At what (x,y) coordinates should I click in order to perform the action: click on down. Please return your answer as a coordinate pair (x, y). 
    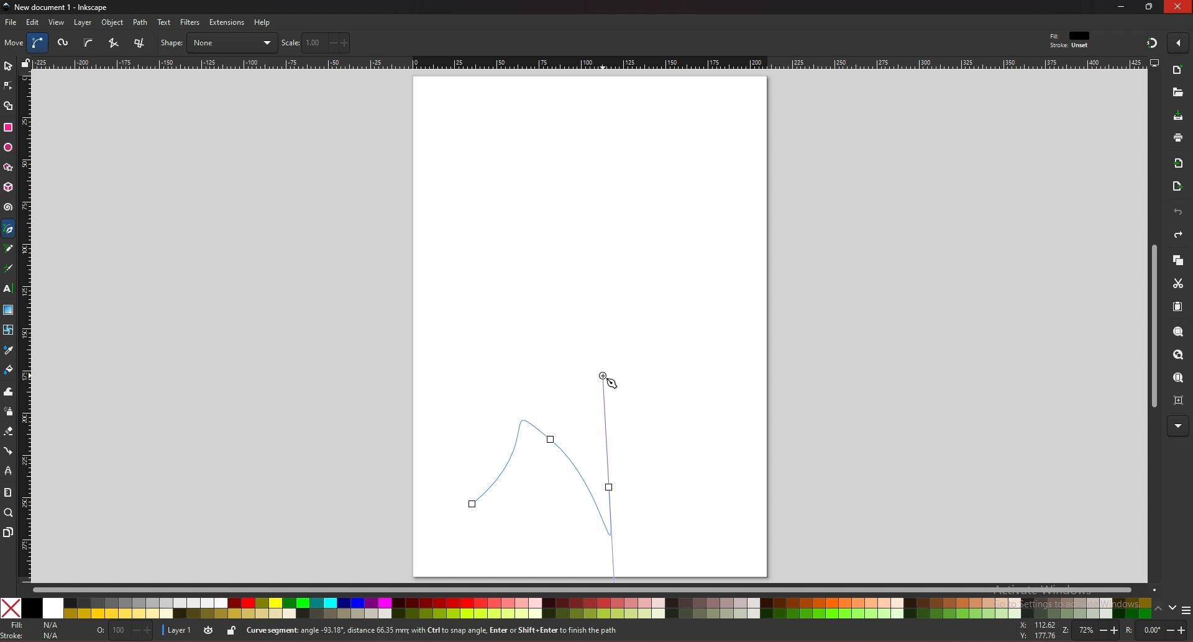
    Looking at the image, I should click on (1173, 608).